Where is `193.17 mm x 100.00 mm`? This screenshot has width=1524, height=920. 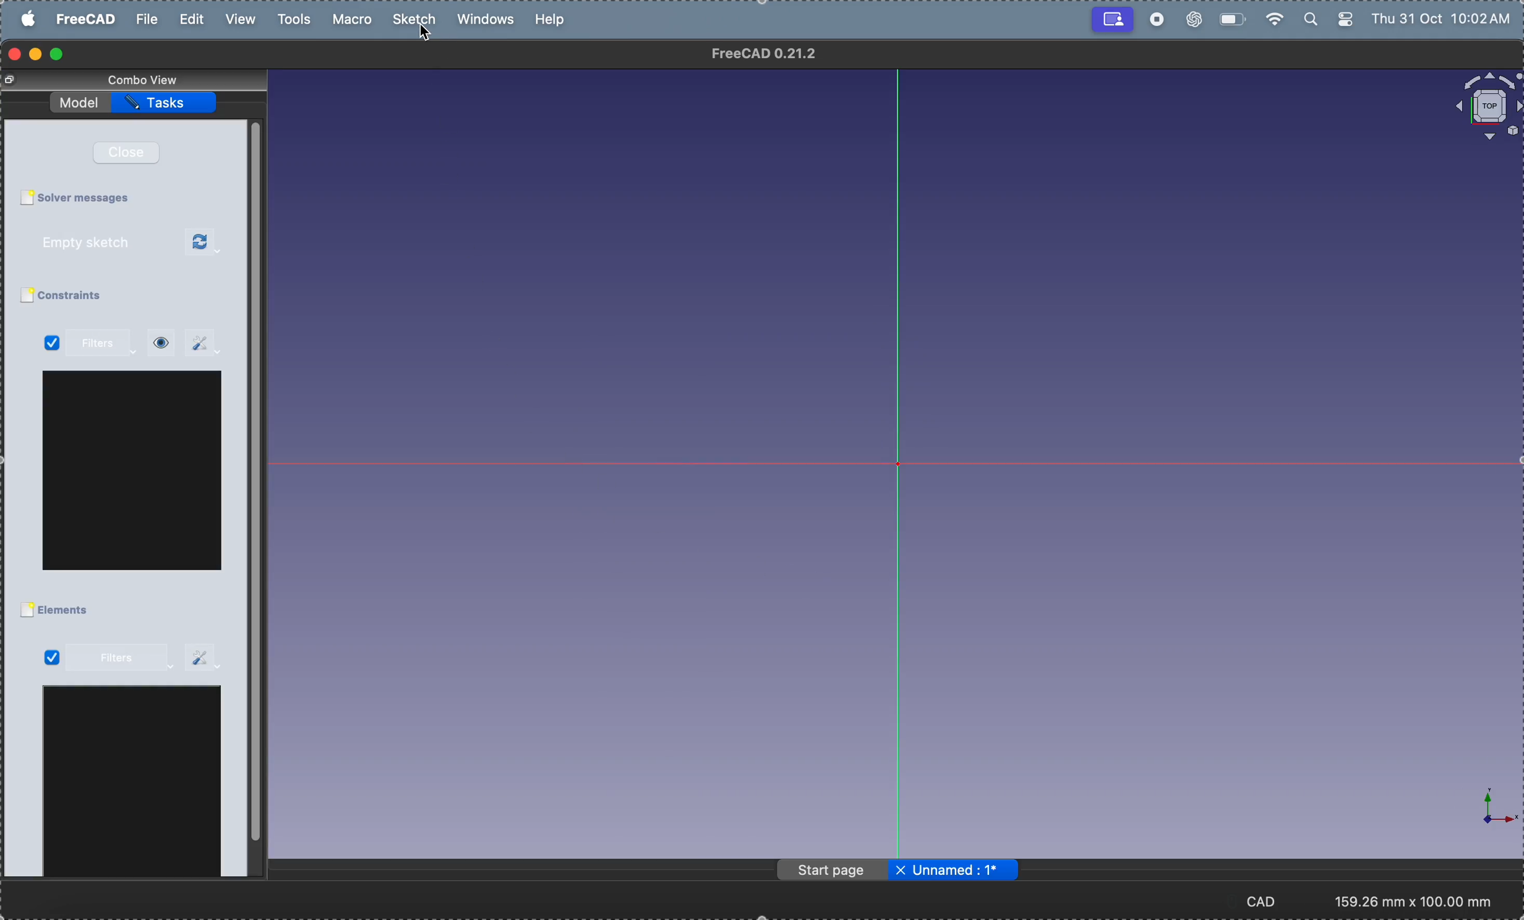 193.17 mm x 100.00 mm is located at coordinates (1415, 901).